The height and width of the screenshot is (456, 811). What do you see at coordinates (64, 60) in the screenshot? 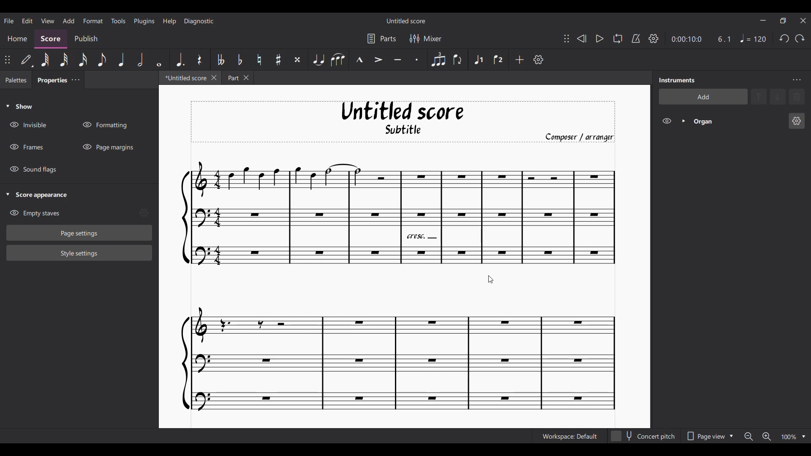
I see `32nd note` at bounding box center [64, 60].